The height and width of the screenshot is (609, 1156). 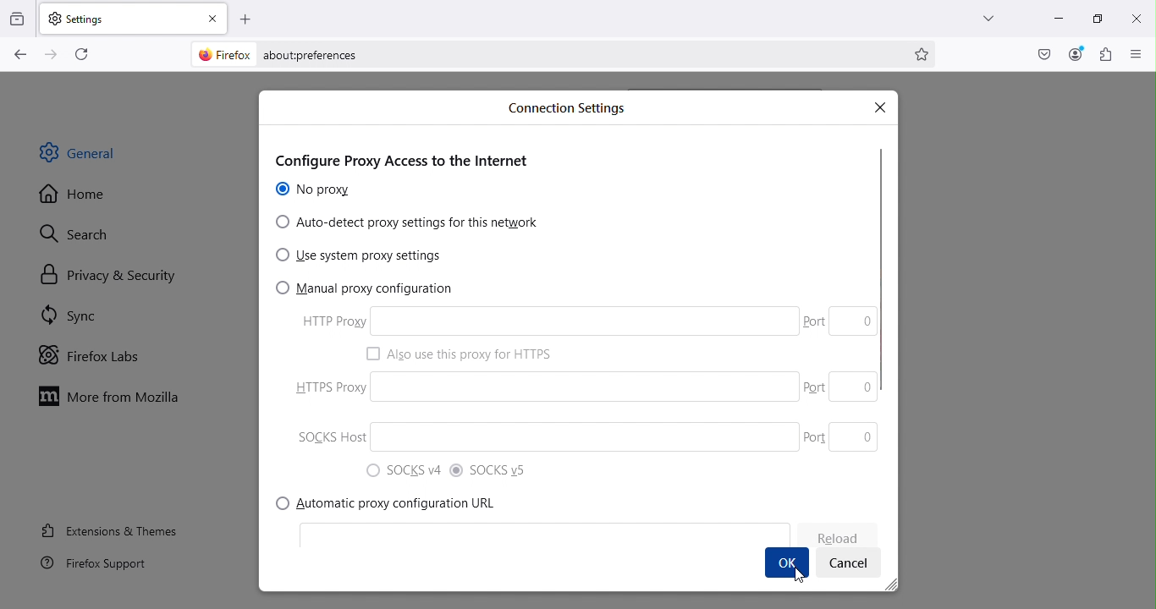 I want to click on List all tabs, so click(x=980, y=16).